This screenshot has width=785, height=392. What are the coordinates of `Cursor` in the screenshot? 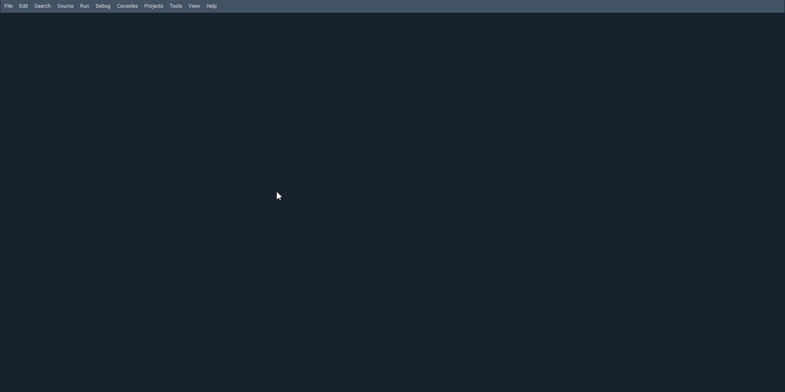 It's located at (280, 196).